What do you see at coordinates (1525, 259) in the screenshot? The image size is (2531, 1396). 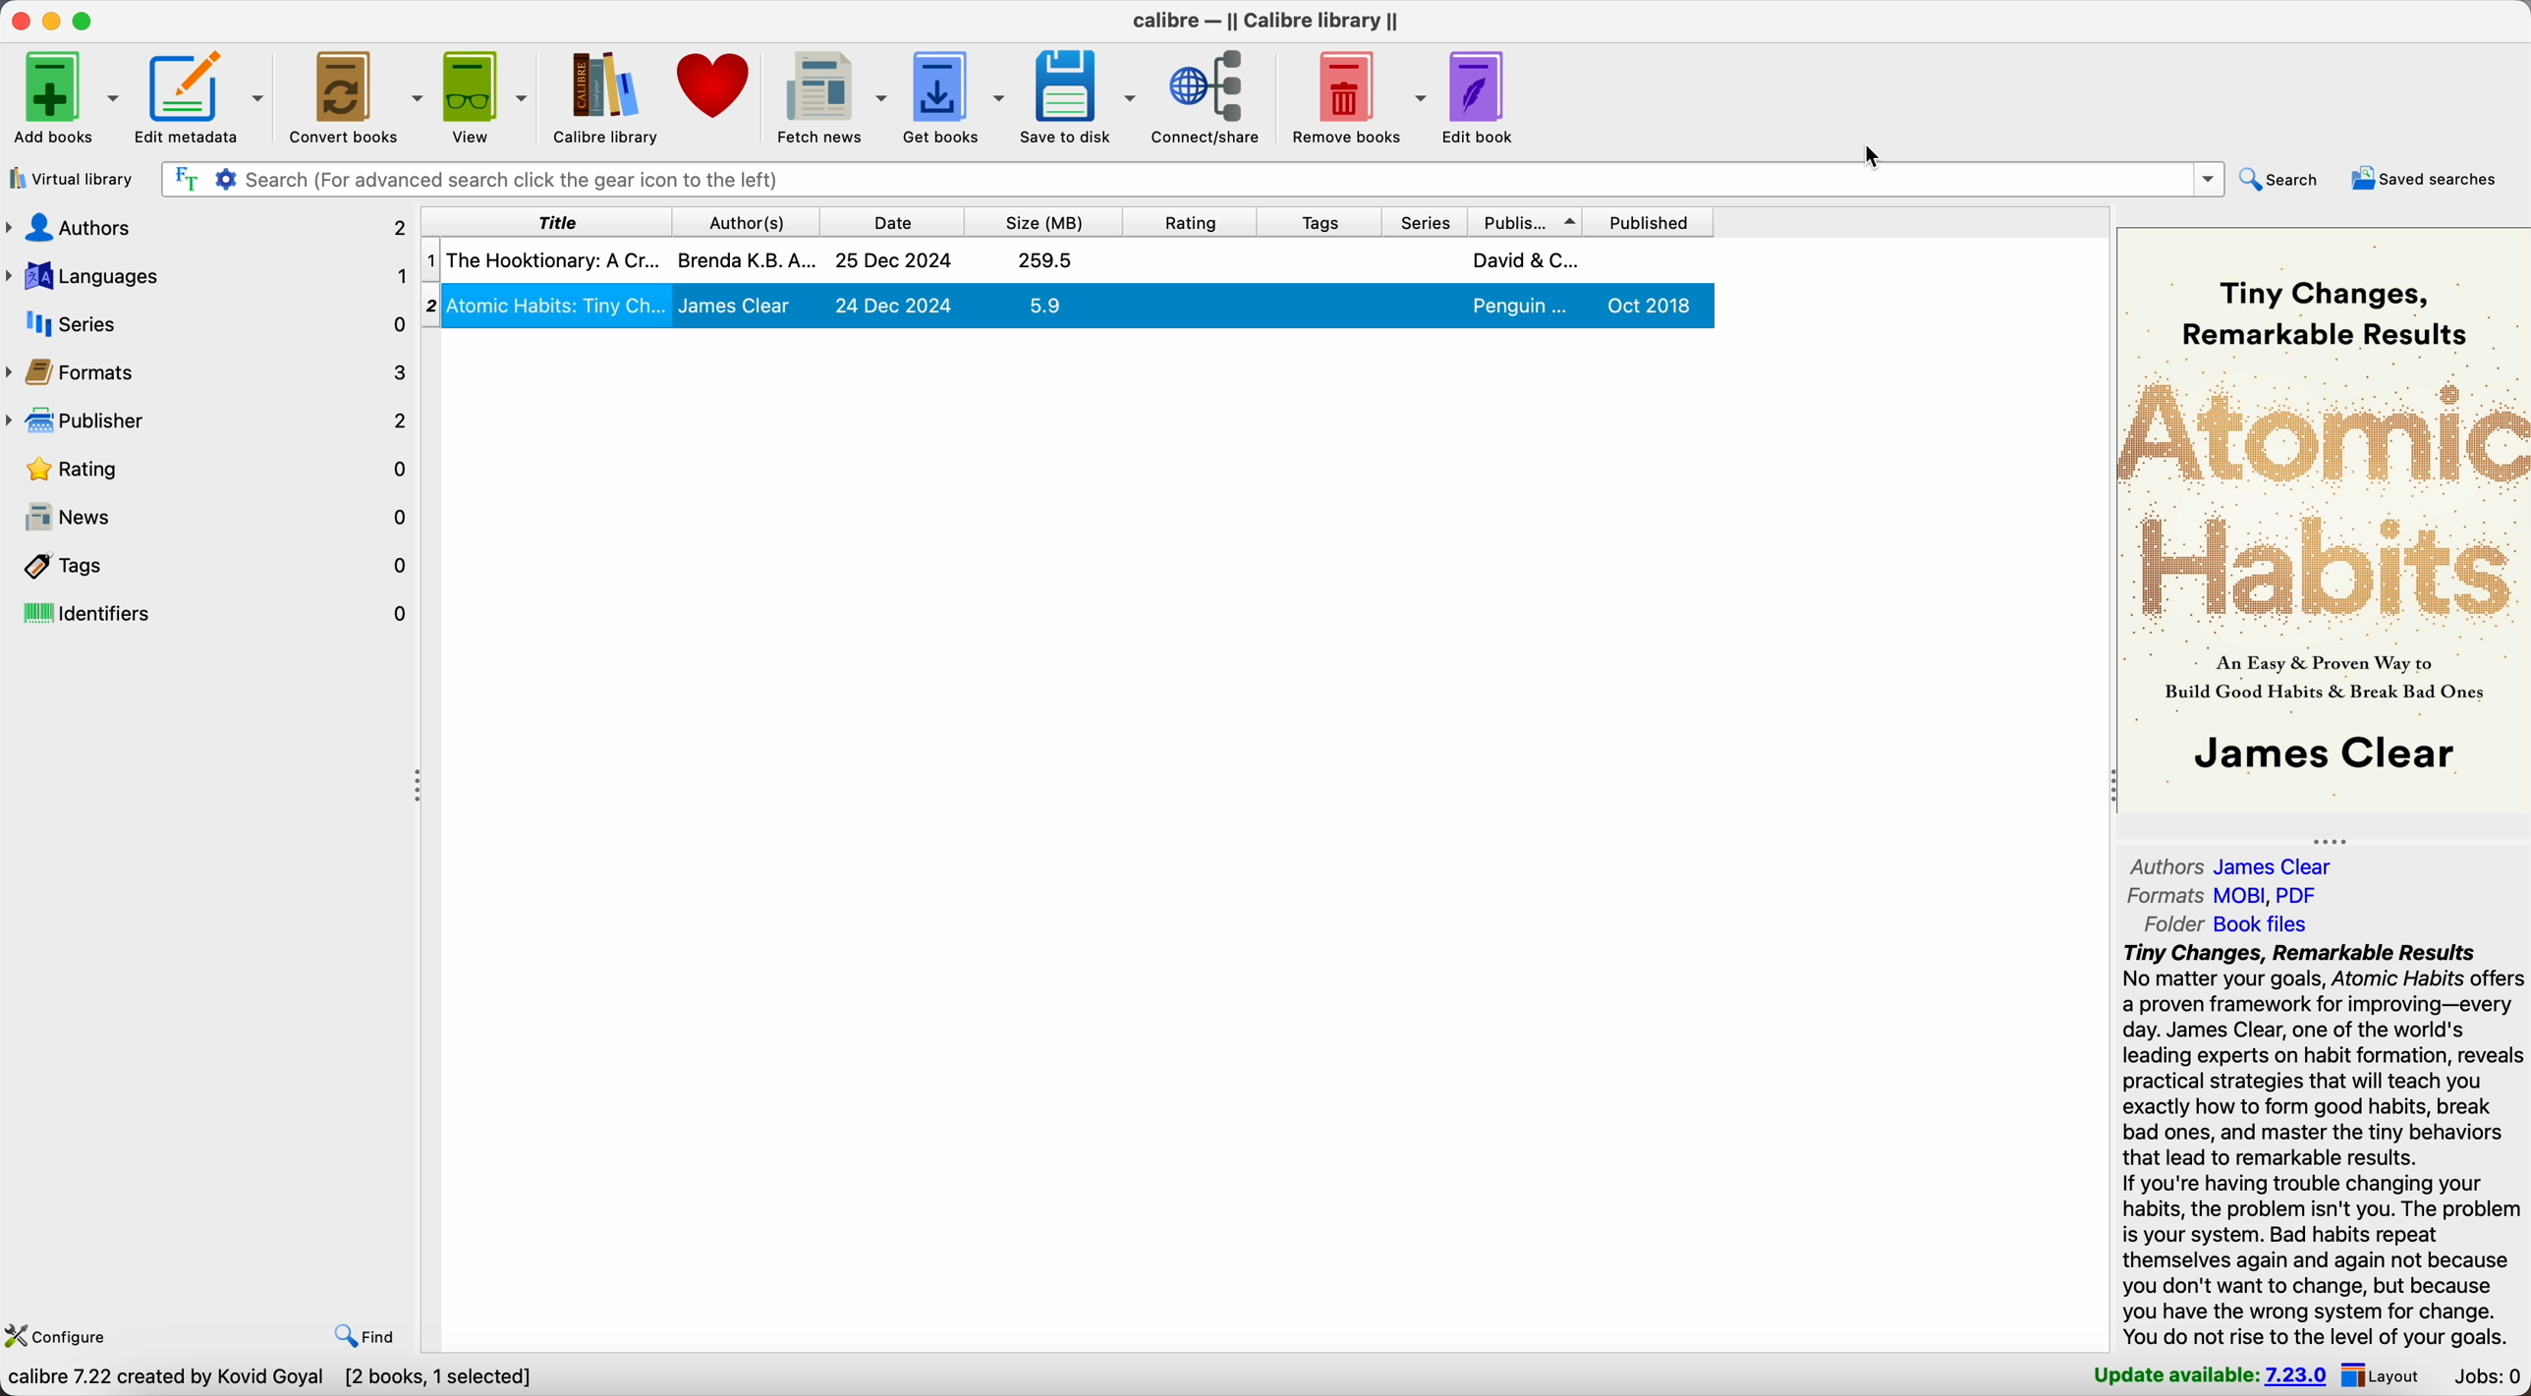 I see `David & C` at bounding box center [1525, 259].